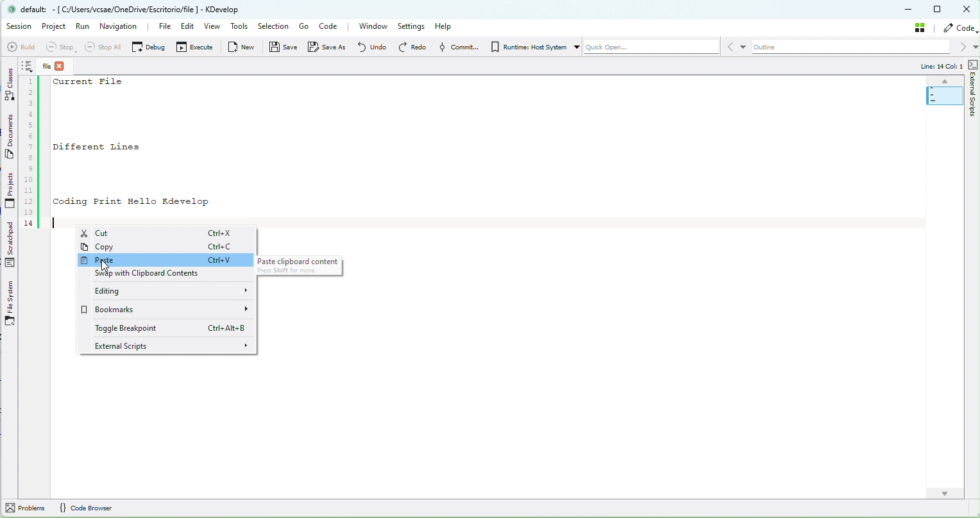 The image size is (980, 518). What do you see at coordinates (59, 66) in the screenshot?
I see `File close` at bounding box center [59, 66].